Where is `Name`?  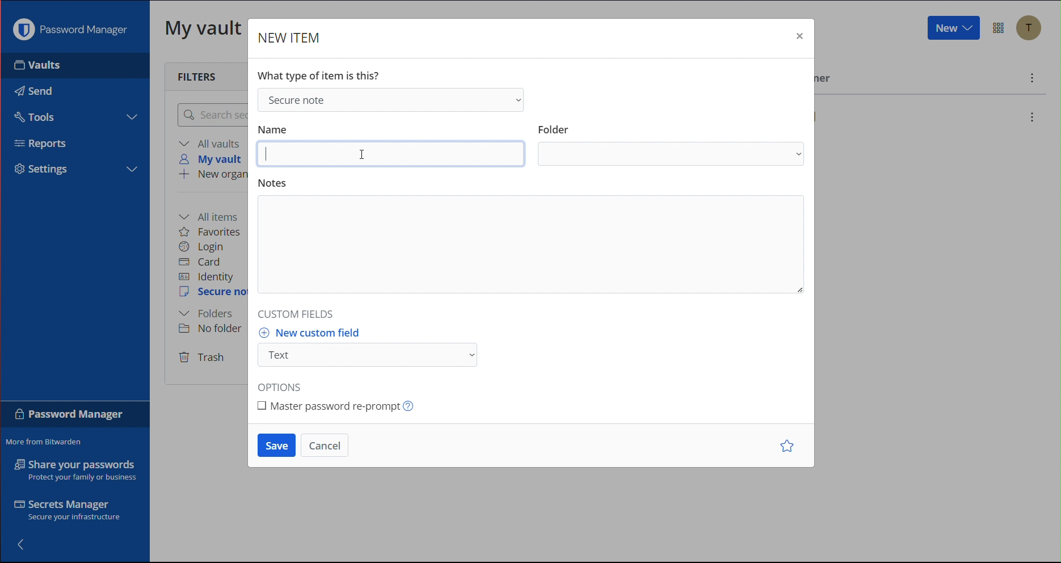
Name is located at coordinates (273, 128).